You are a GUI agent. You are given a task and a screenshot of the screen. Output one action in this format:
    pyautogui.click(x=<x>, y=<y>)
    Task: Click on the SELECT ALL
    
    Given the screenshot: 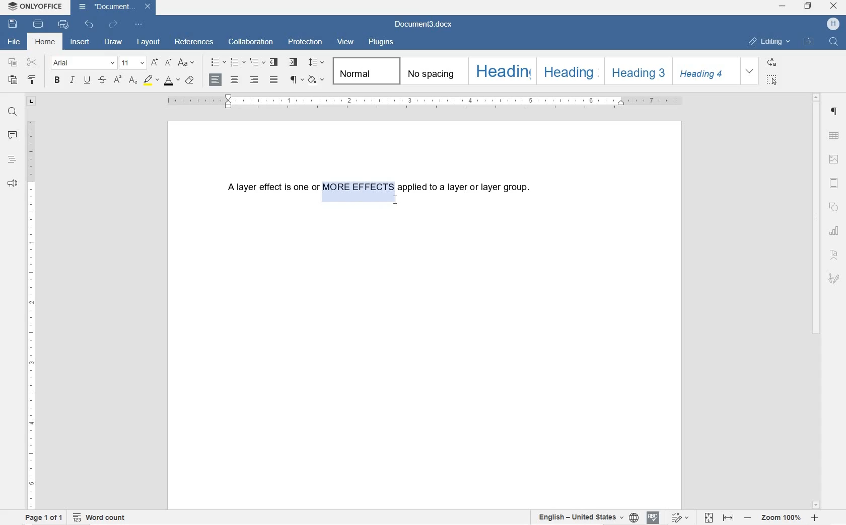 What is the action you would take?
    pyautogui.click(x=772, y=80)
    